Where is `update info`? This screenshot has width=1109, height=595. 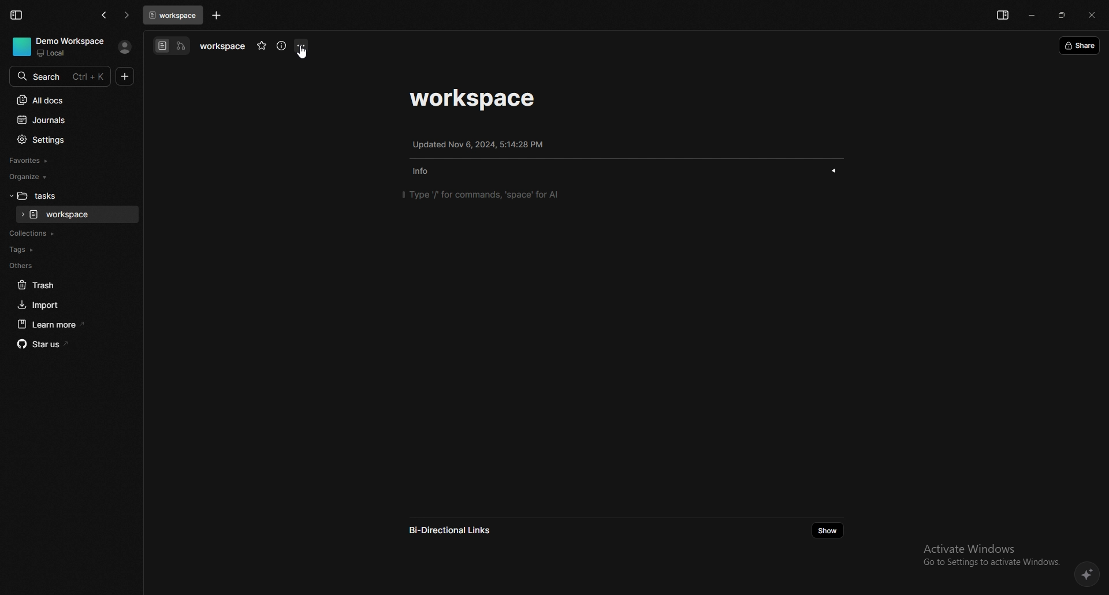
update info is located at coordinates (478, 144).